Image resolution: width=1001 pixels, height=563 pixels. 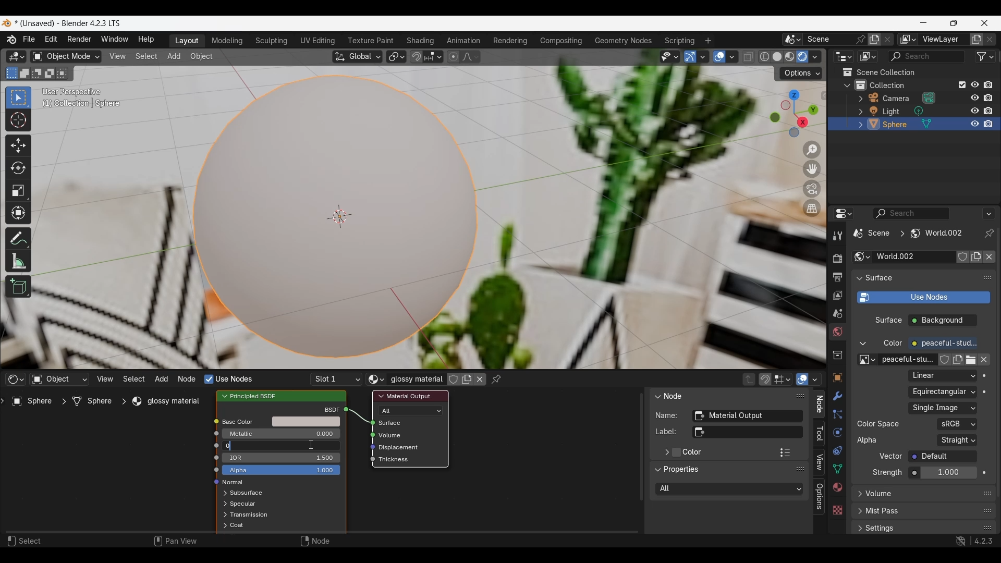 I want to click on Viewport shading: wireframe, so click(x=764, y=57).